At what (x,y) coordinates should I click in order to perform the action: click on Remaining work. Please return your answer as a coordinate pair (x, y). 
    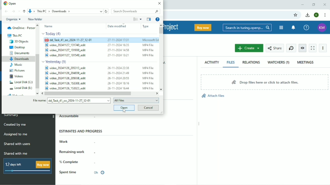
    Looking at the image, I should click on (73, 152).